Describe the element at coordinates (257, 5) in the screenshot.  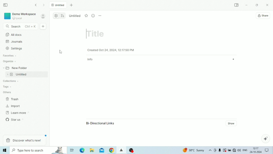
I see `Restore Down` at that location.